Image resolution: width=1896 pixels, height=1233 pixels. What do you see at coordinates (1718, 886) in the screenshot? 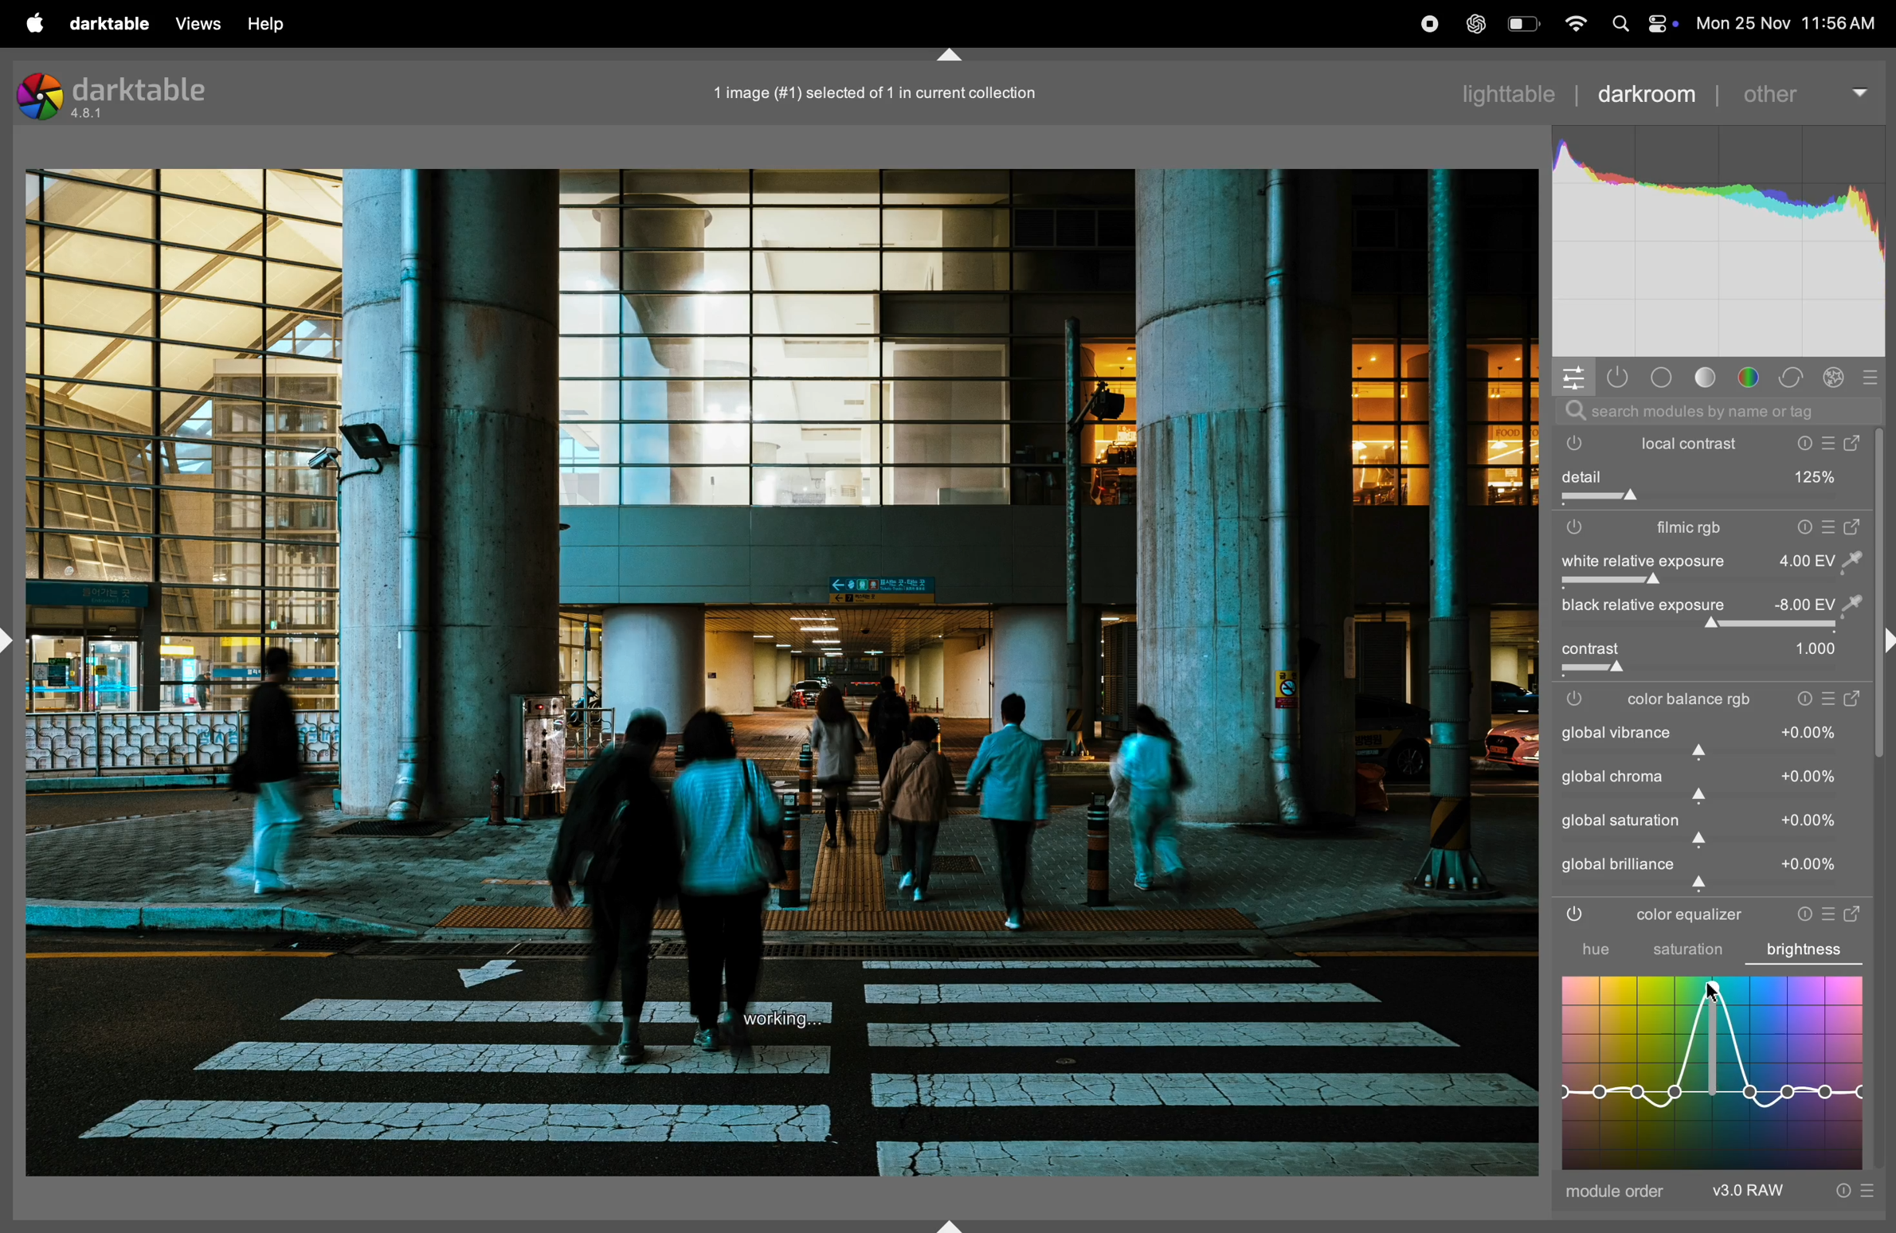
I see `slider` at bounding box center [1718, 886].